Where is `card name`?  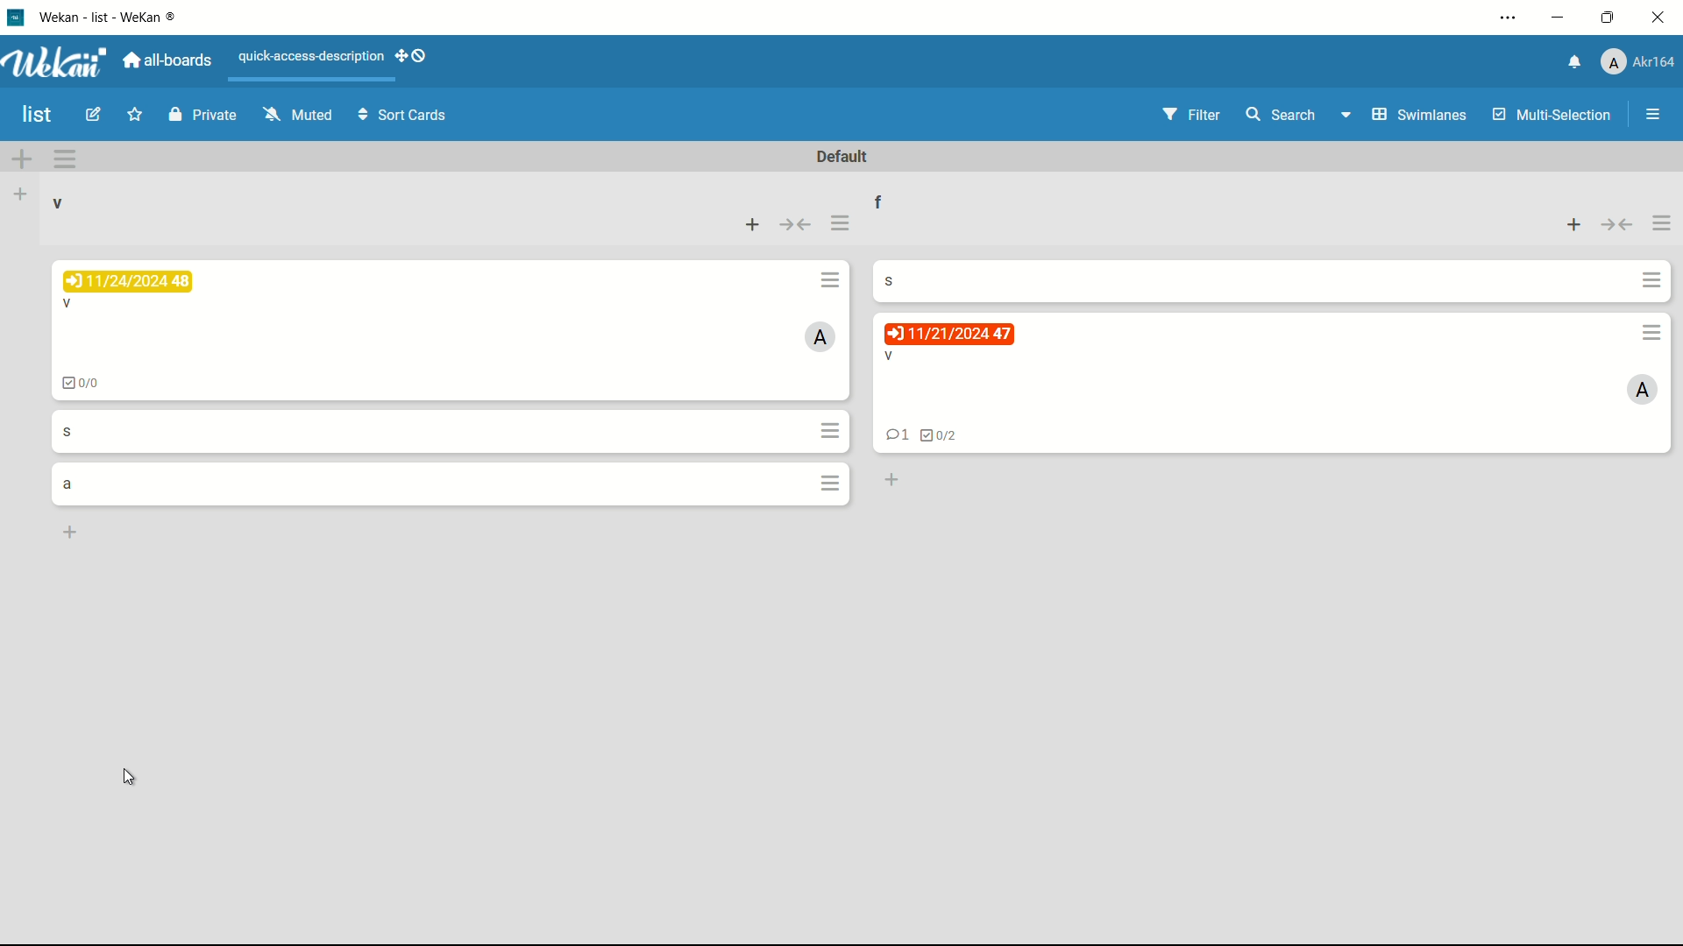 card name is located at coordinates (69, 484).